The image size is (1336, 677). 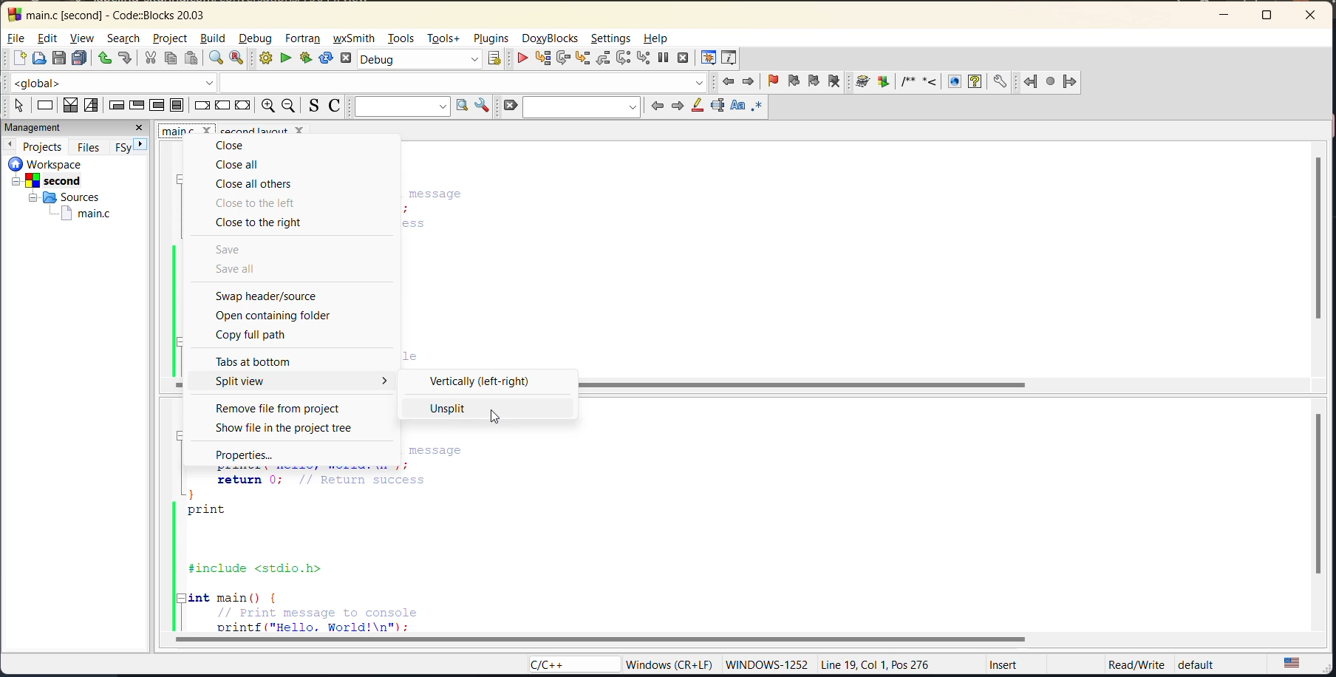 I want to click on files, so click(x=92, y=146).